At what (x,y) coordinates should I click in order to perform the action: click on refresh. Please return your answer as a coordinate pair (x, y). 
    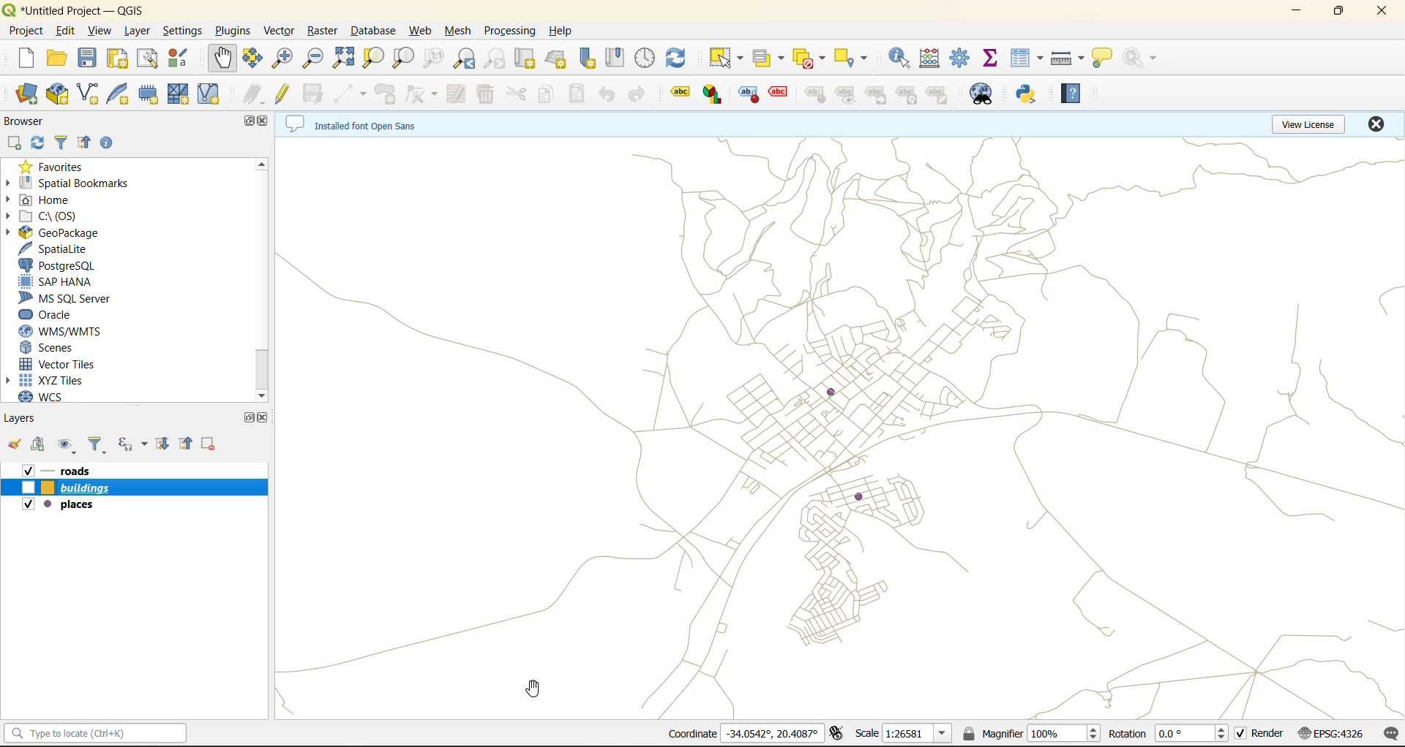
    Looking at the image, I should click on (679, 56).